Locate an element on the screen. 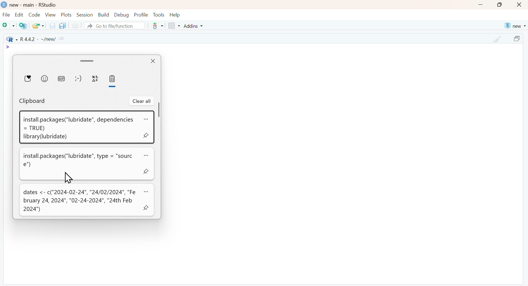 The height and width of the screenshot is (286, 528). clipboard is located at coordinates (32, 101).